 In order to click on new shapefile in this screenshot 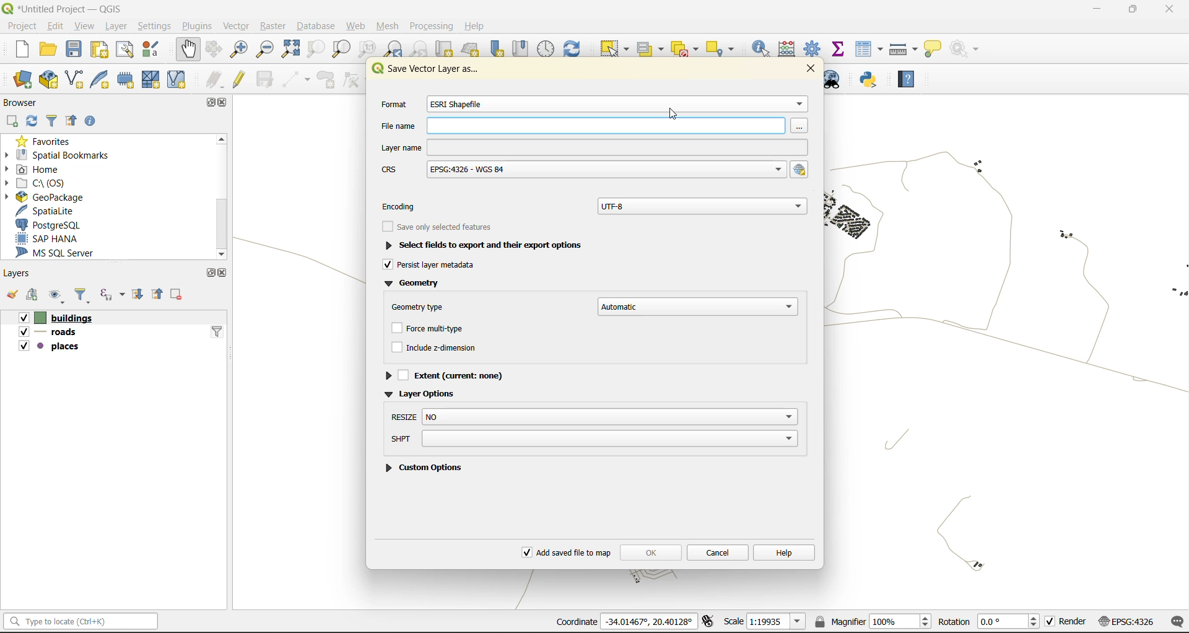, I will do `click(74, 79)`.